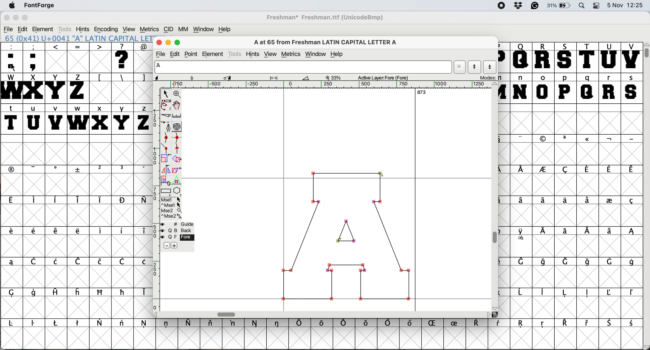 The height and width of the screenshot is (350, 650). Describe the element at coordinates (56, 169) in the screenshot. I see `symbol` at that location.